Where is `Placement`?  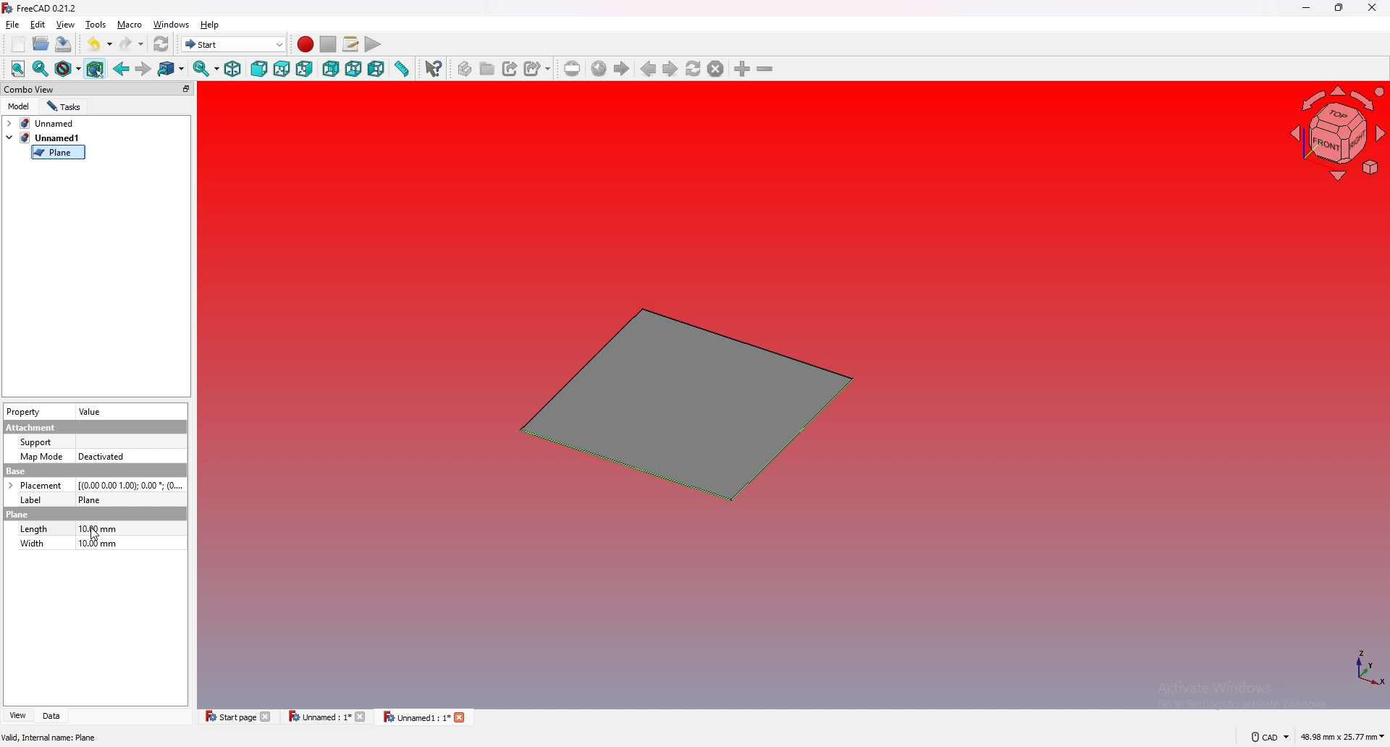
Placement is located at coordinates (35, 485).